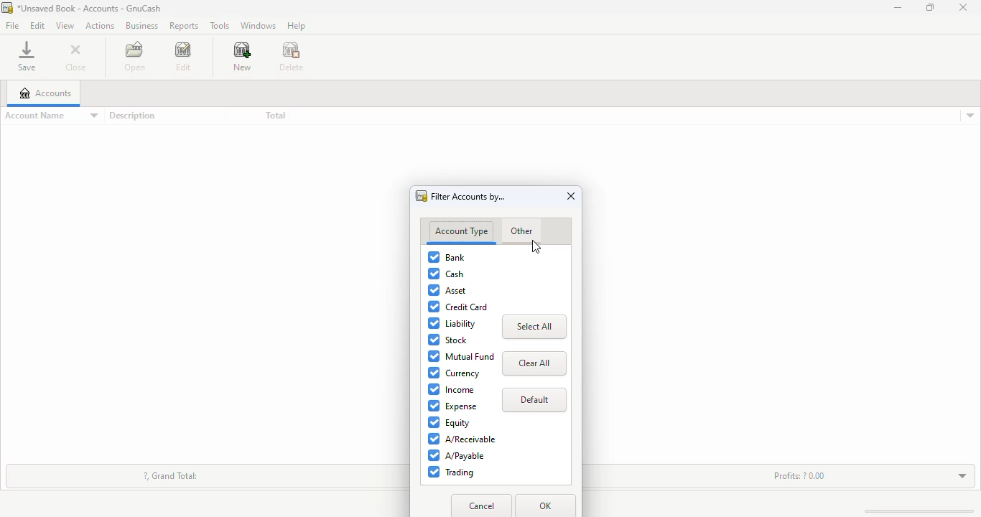  Describe the element at coordinates (449, 340) in the screenshot. I see `stock` at that location.